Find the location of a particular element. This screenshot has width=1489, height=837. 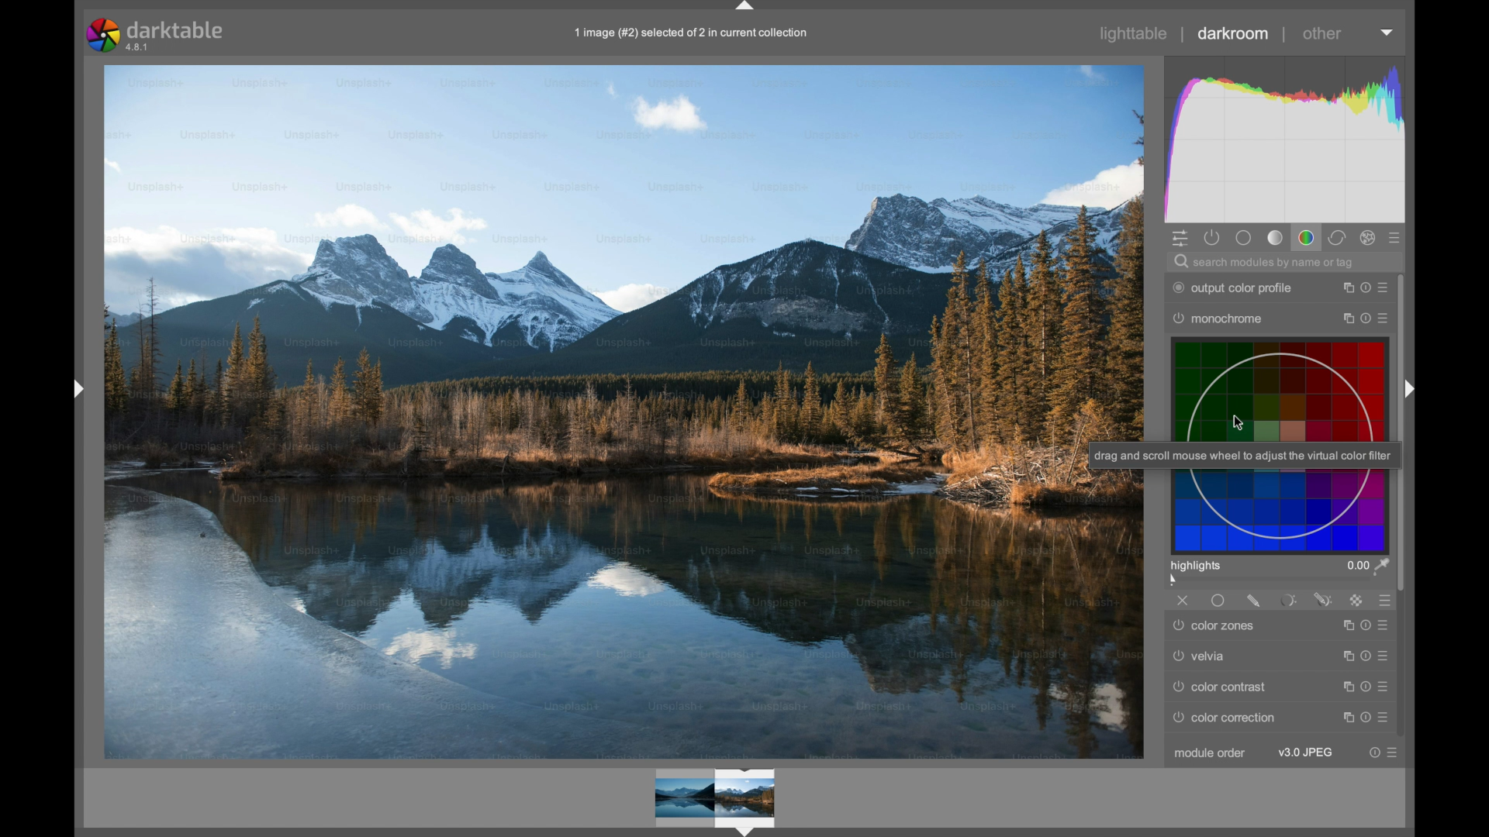

color zones is located at coordinates (1216, 626).